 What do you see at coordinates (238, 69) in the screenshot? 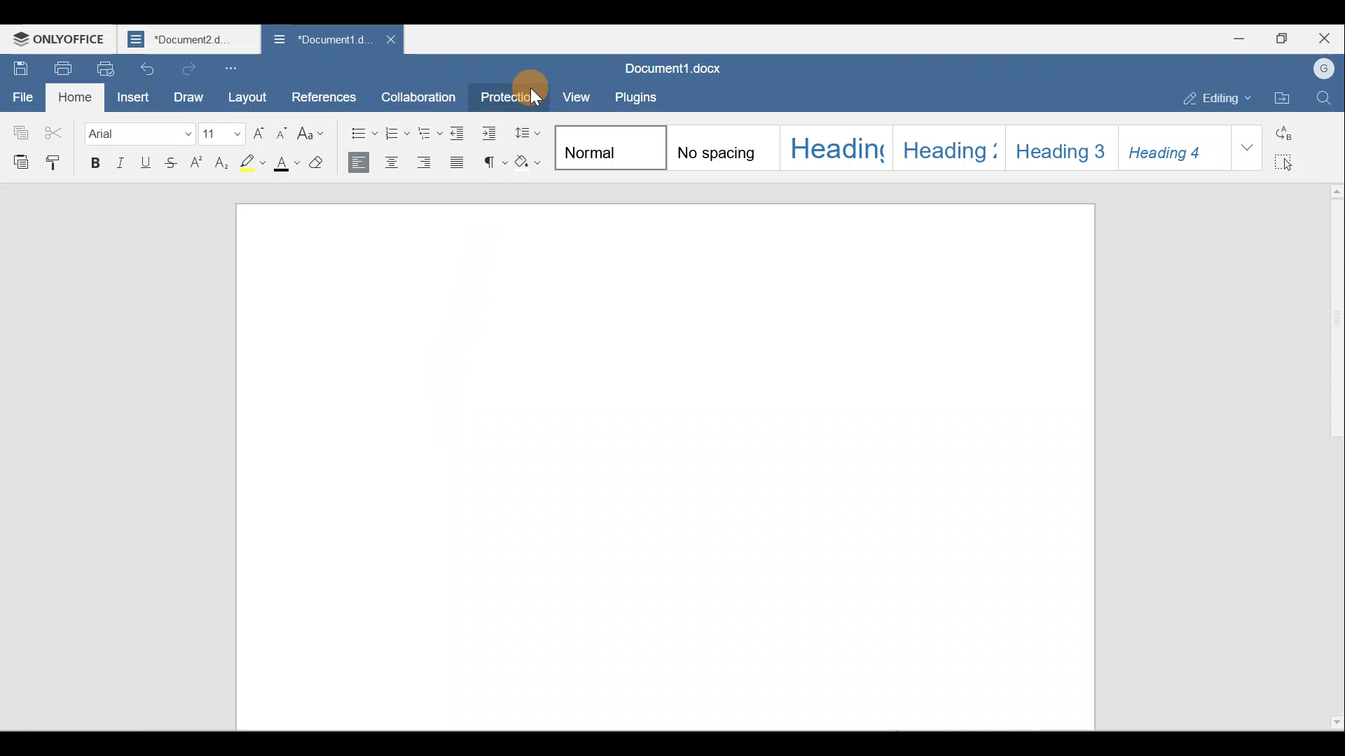
I see `Customize quick access toolbar` at bounding box center [238, 69].